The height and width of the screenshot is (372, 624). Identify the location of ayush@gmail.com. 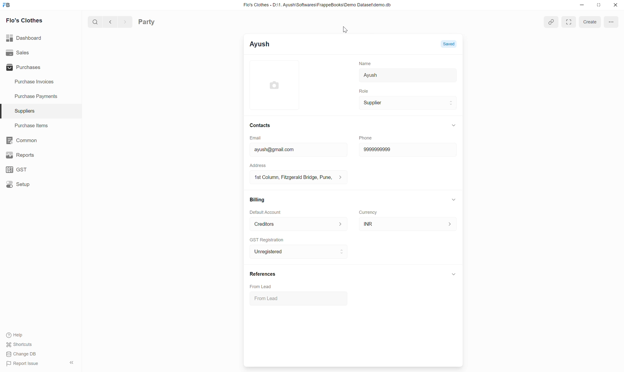
(298, 150).